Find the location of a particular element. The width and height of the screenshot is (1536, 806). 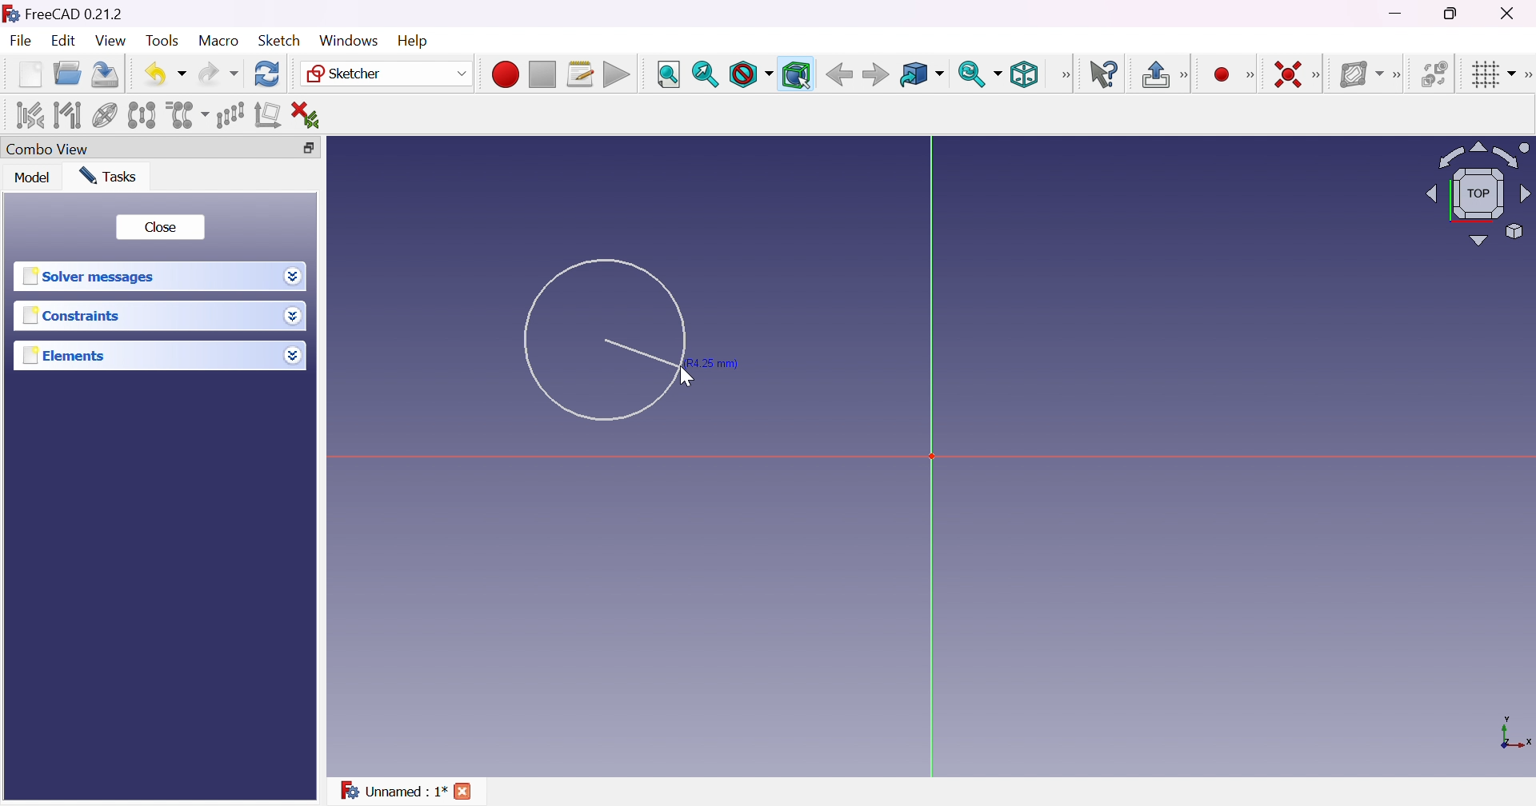

FreeCAD 0.21.2 is located at coordinates (75, 13).